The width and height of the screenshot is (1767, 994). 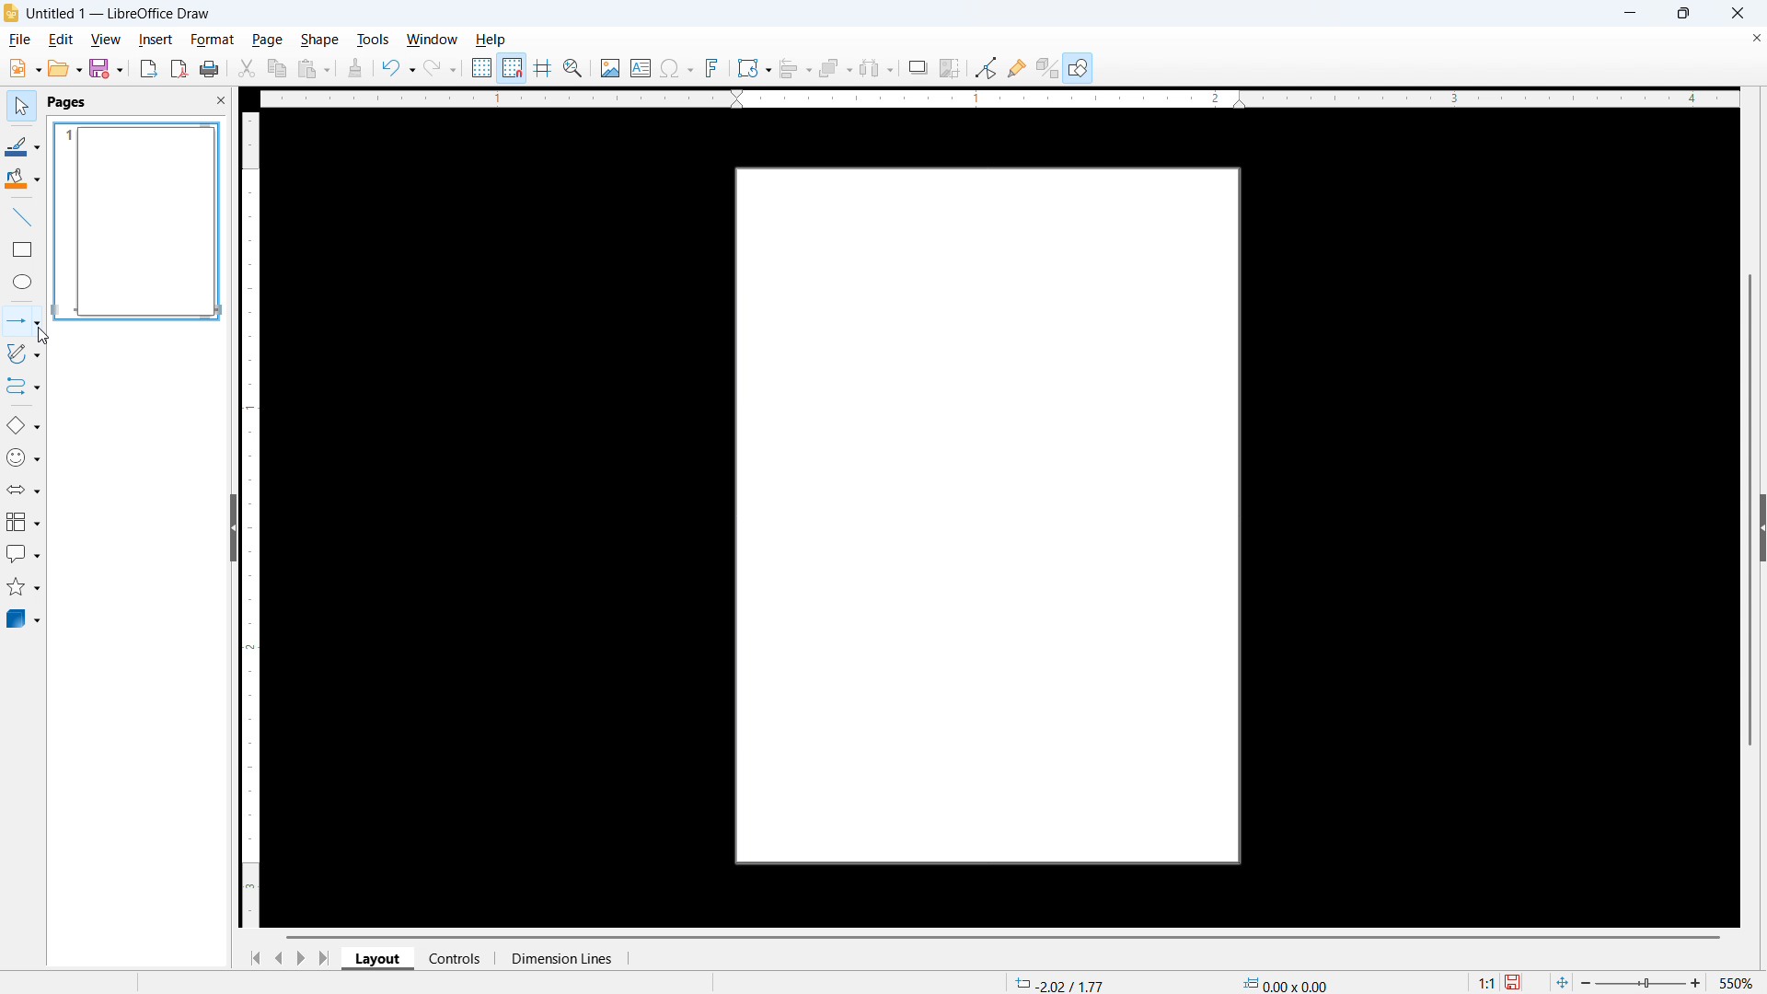 What do you see at coordinates (254, 959) in the screenshot?
I see `Go to first page ` at bounding box center [254, 959].